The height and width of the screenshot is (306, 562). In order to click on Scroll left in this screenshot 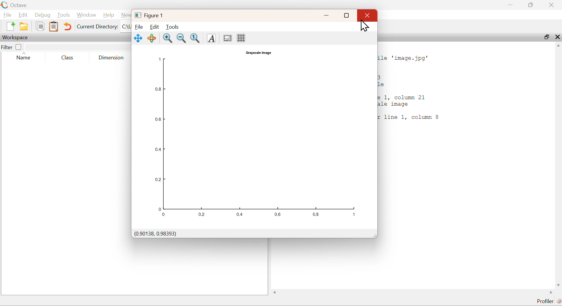, I will do `click(275, 293)`.